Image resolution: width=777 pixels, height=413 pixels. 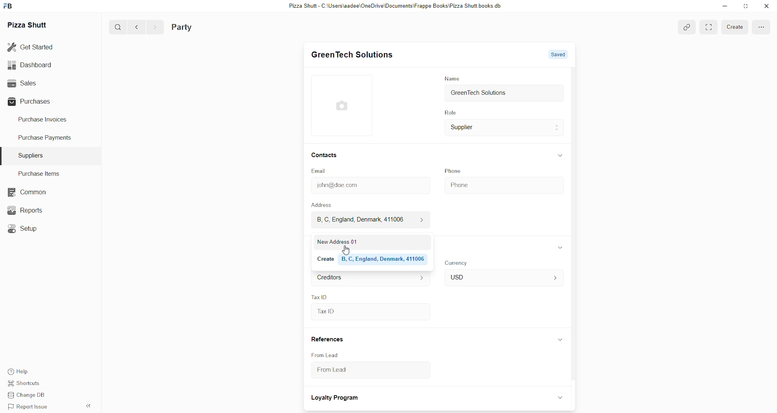 What do you see at coordinates (503, 184) in the screenshot?
I see `Phone` at bounding box center [503, 184].